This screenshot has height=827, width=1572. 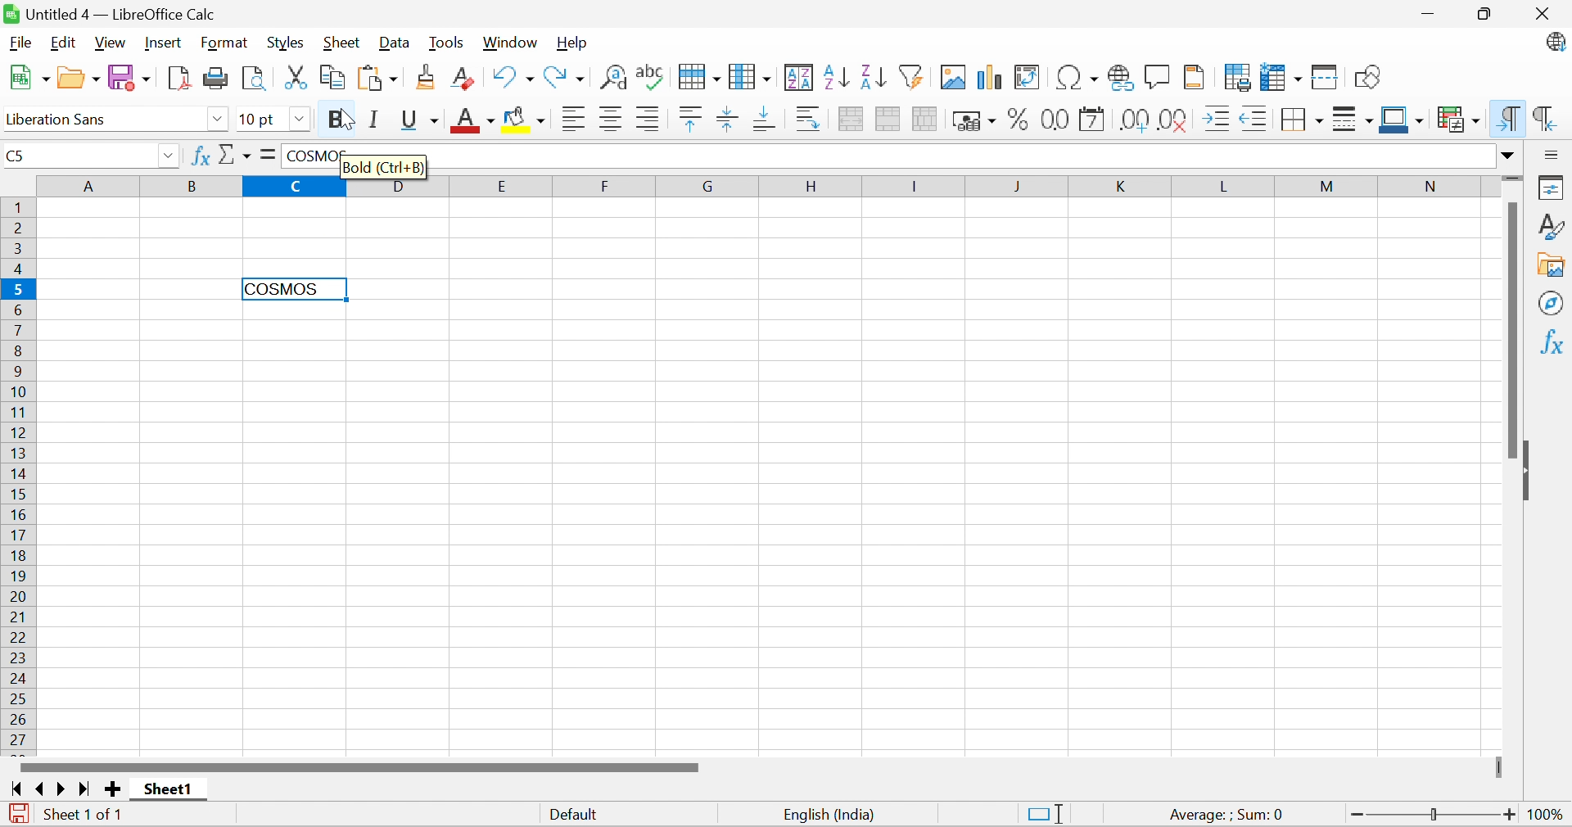 What do you see at coordinates (16, 788) in the screenshot?
I see `Scroll To First Sheet` at bounding box center [16, 788].